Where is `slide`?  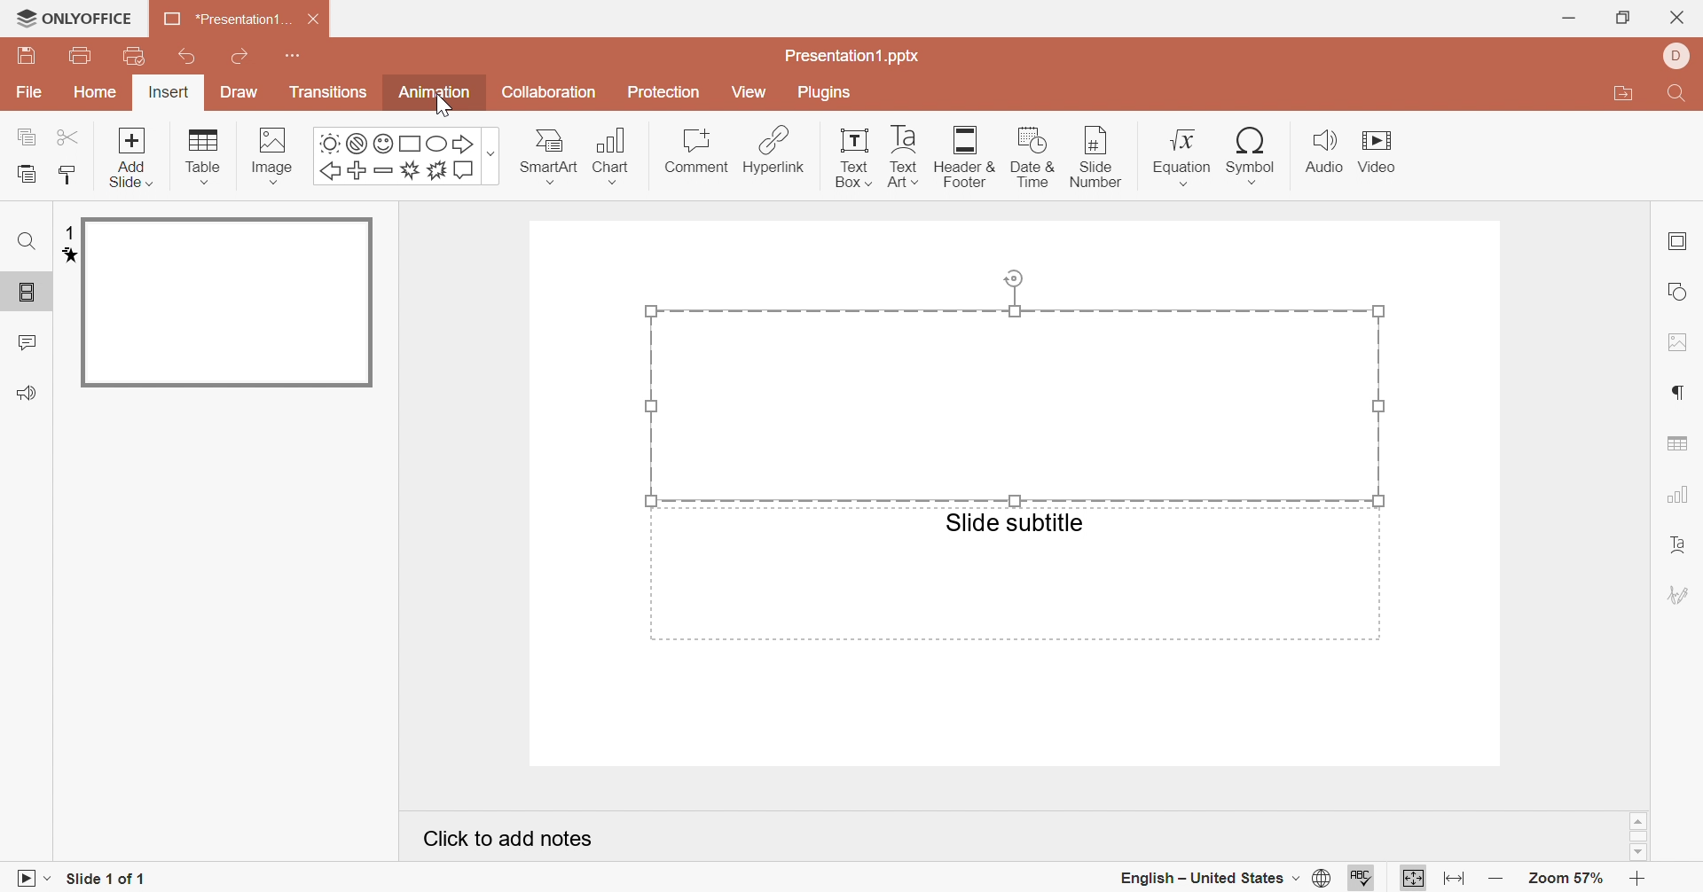
slide is located at coordinates (29, 293).